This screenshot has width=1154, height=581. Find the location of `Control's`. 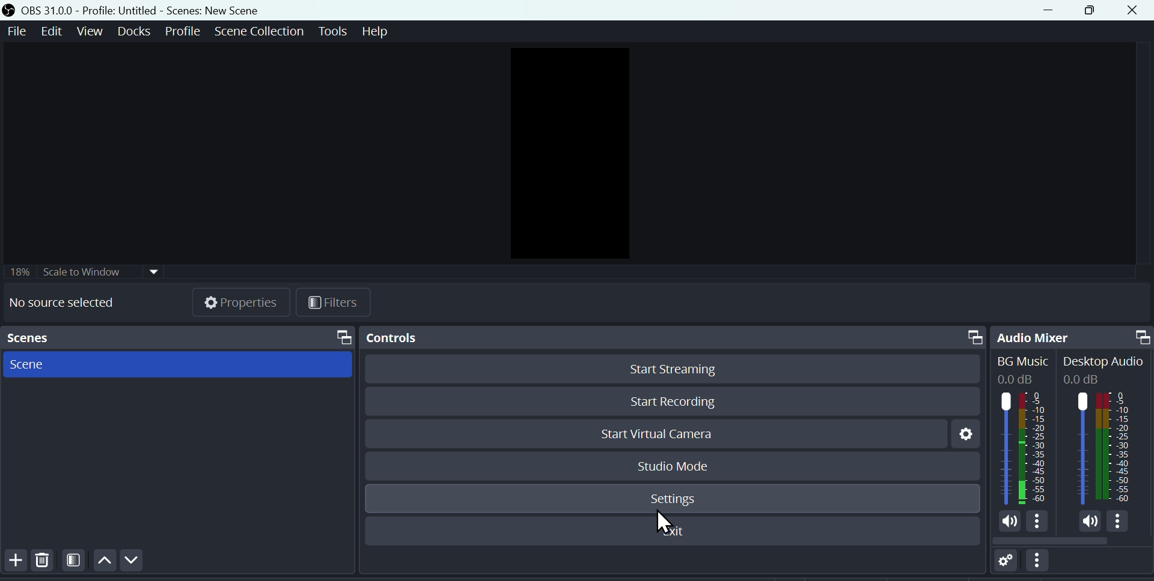

Control's is located at coordinates (671, 335).